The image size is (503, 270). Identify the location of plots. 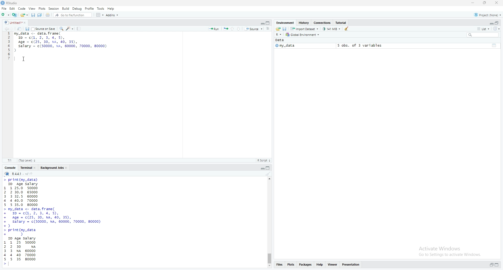
(291, 265).